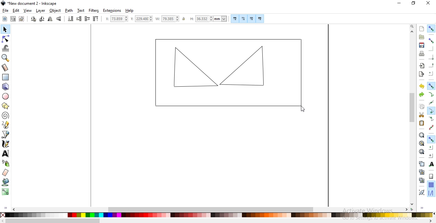  I want to click on close, so click(428, 4).